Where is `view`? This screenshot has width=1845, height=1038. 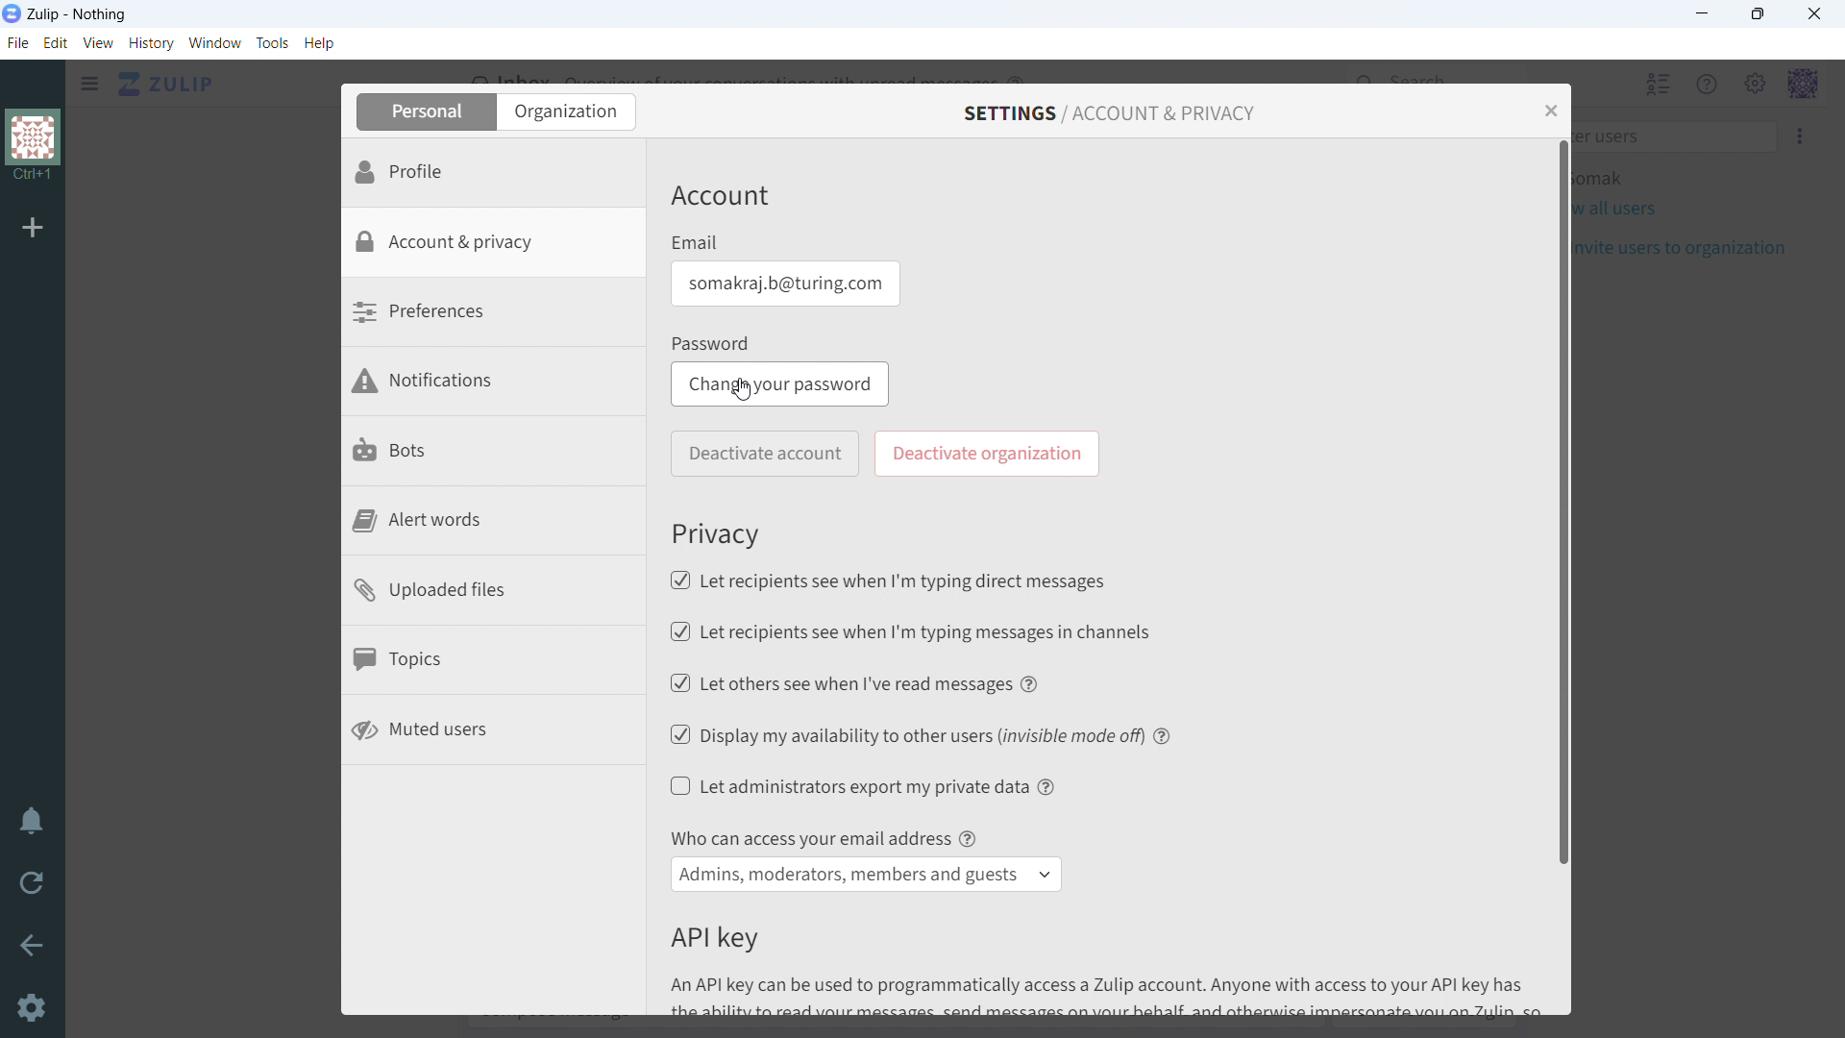
view is located at coordinates (99, 42).